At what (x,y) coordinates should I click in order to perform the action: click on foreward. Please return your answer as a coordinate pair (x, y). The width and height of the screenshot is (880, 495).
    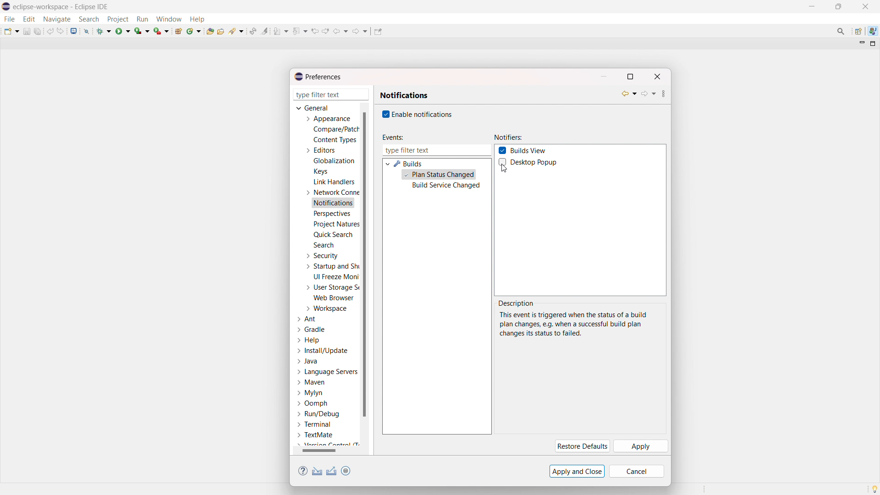
    Looking at the image, I should click on (360, 31).